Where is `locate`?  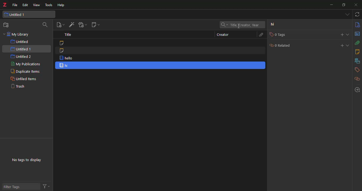
locate is located at coordinates (356, 90).